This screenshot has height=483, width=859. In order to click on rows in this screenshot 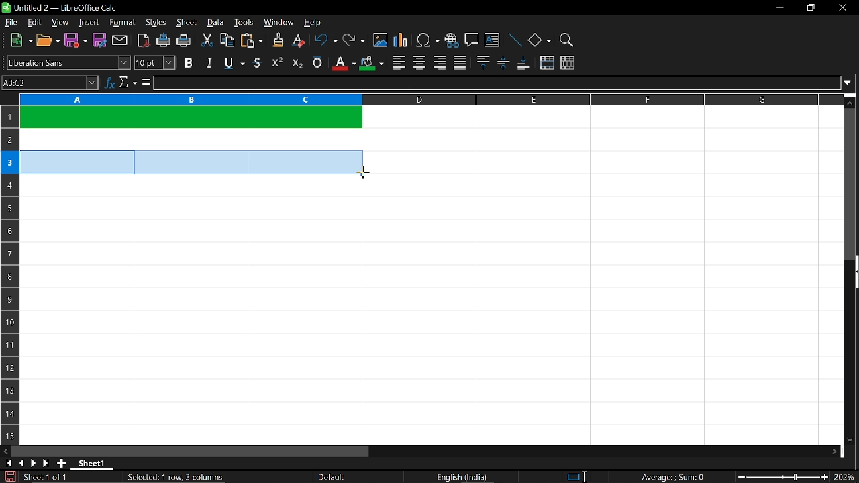, I will do `click(8, 260)`.